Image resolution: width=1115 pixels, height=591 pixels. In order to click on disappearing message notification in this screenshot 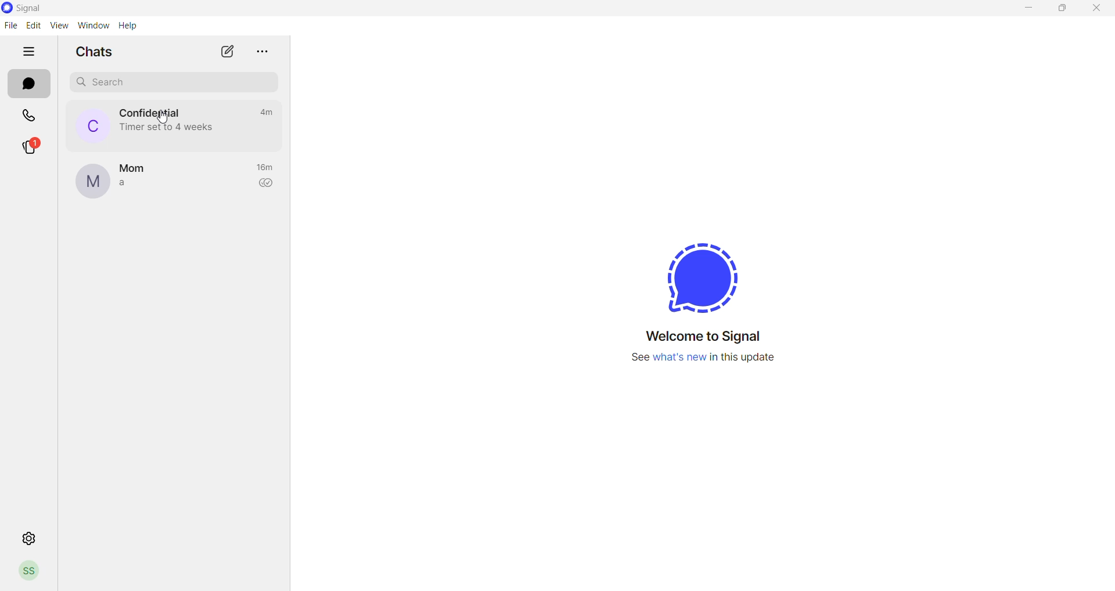, I will do `click(167, 129)`.